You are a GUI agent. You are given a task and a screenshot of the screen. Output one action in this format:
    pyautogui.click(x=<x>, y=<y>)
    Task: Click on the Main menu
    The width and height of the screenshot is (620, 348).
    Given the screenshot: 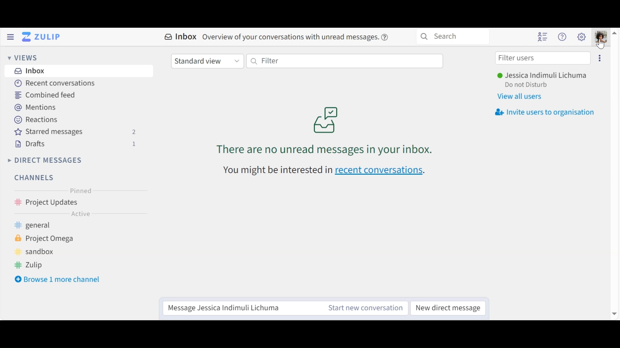 What is the action you would take?
    pyautogui.click(x=582, y=36)
    